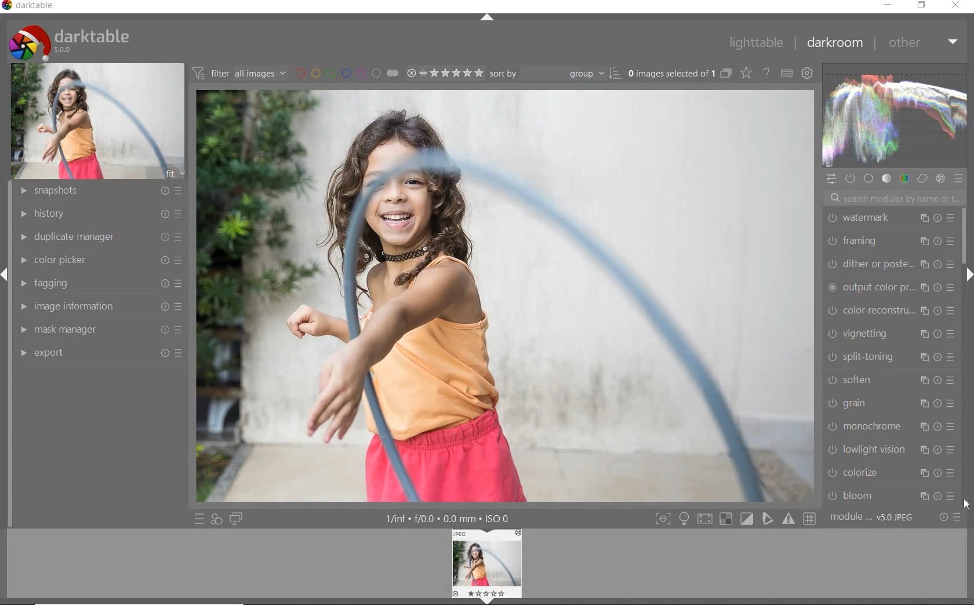 The width and height of the screenshot is (974, 605). I want to click on tone, so click(886, 178).